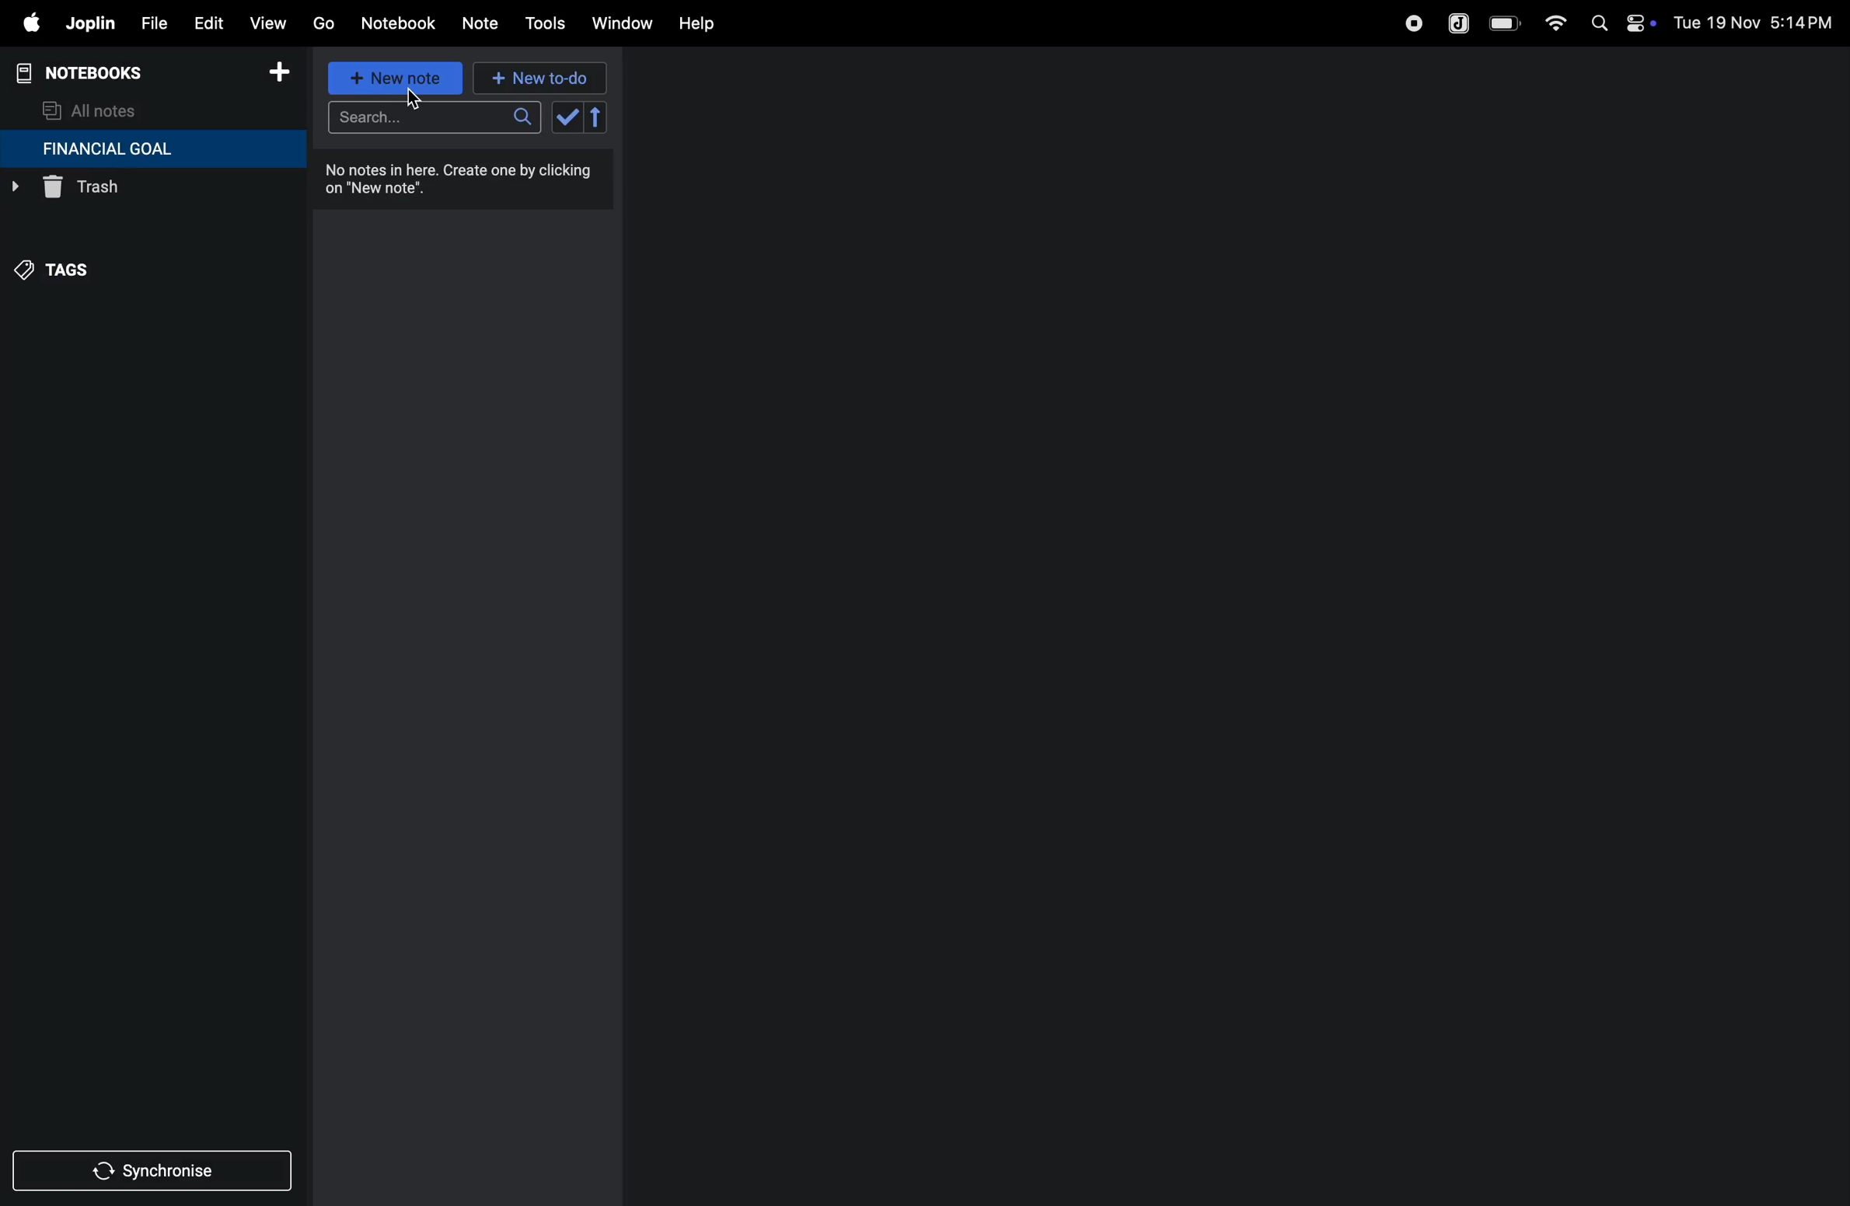  What do you see at coordinates (434, 117) in the screenshot?
I see `search` at bounding box center [434, 117].